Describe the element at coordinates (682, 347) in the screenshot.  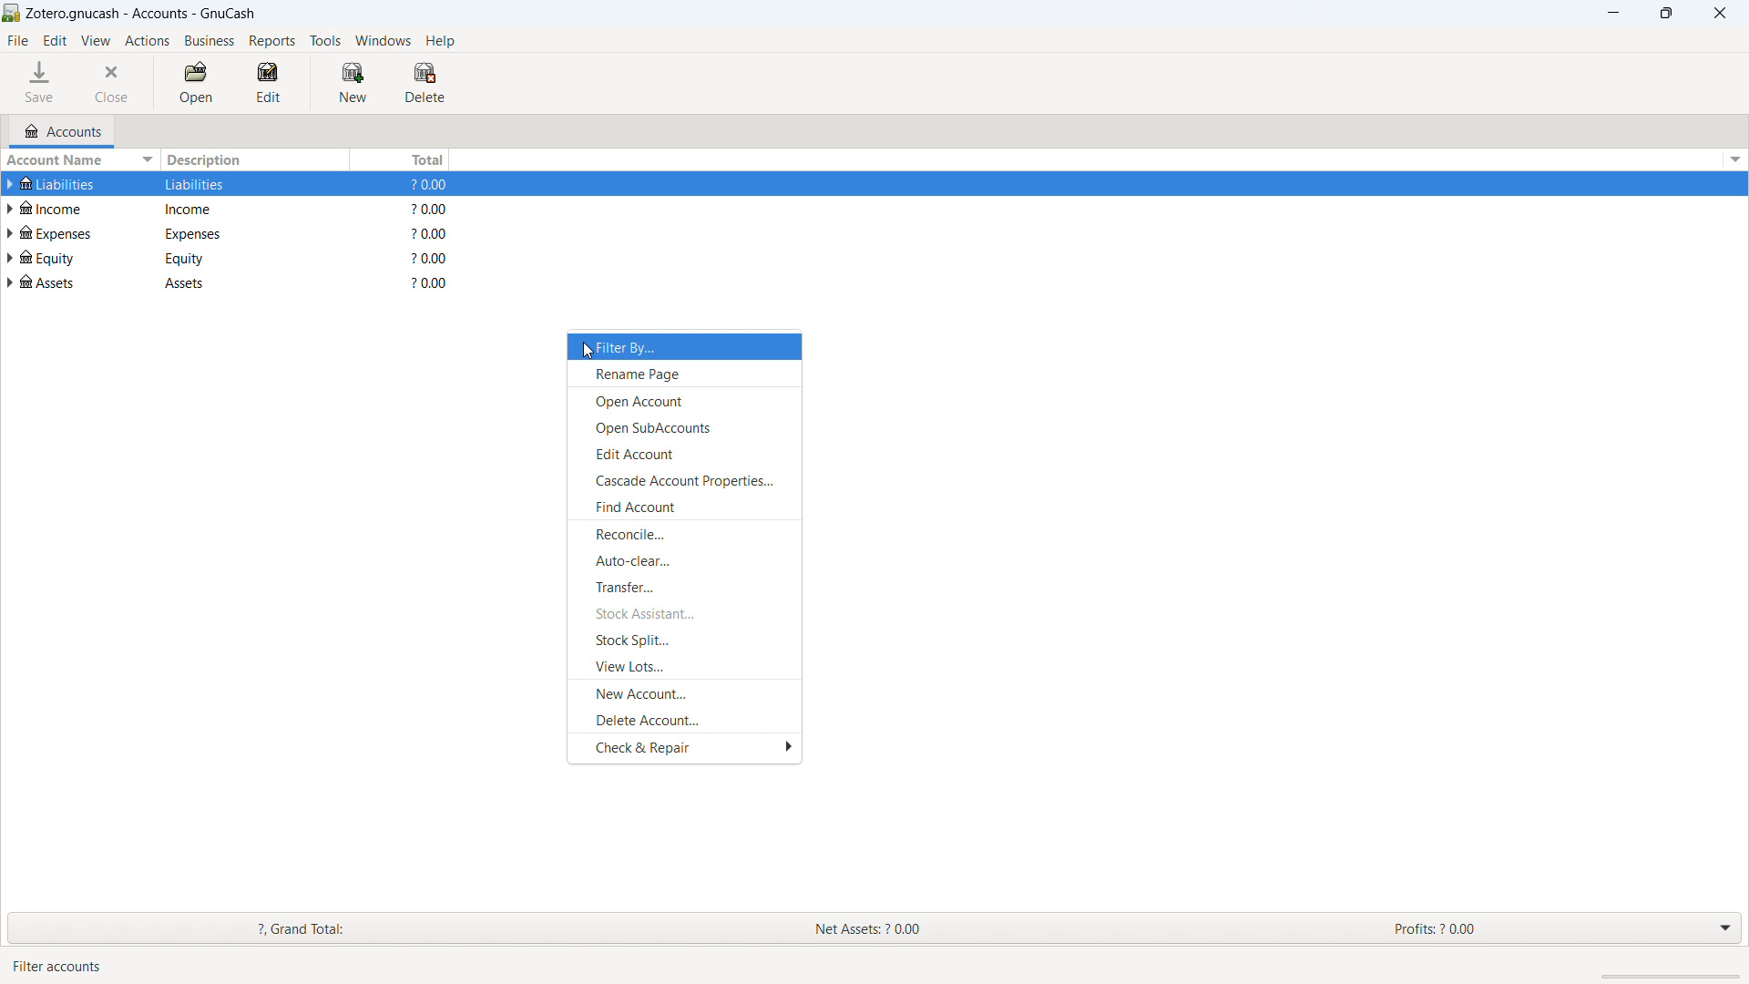
I see `filter by` at that location.